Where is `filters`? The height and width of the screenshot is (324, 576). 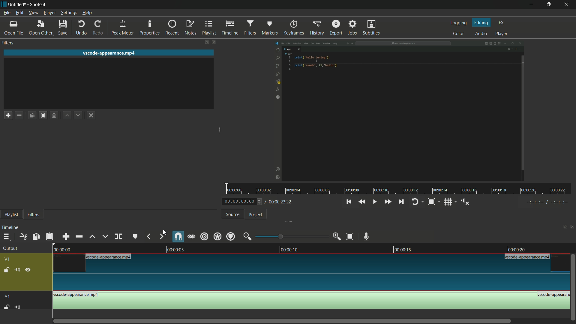 filters is located at coordinates (34, 214).